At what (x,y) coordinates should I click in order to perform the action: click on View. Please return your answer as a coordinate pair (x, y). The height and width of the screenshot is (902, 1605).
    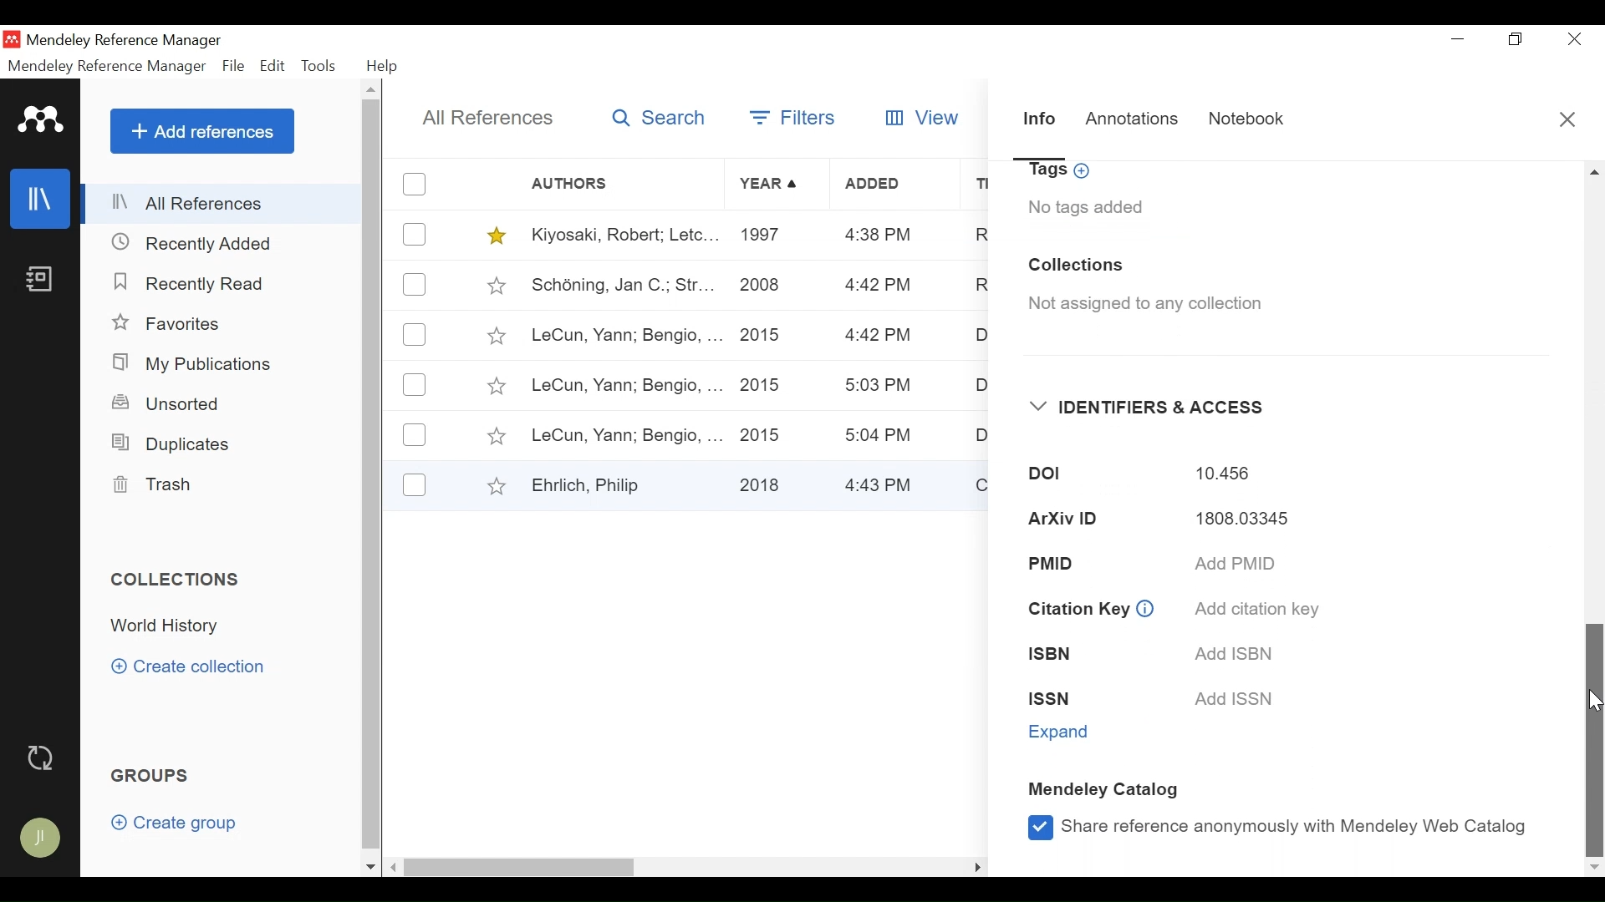
    Looking at the image, I should click on (925, 118).